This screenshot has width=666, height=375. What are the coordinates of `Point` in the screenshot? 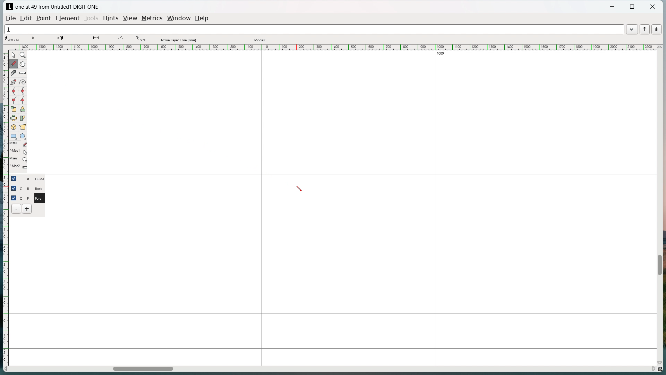 It's located at (45, 18).